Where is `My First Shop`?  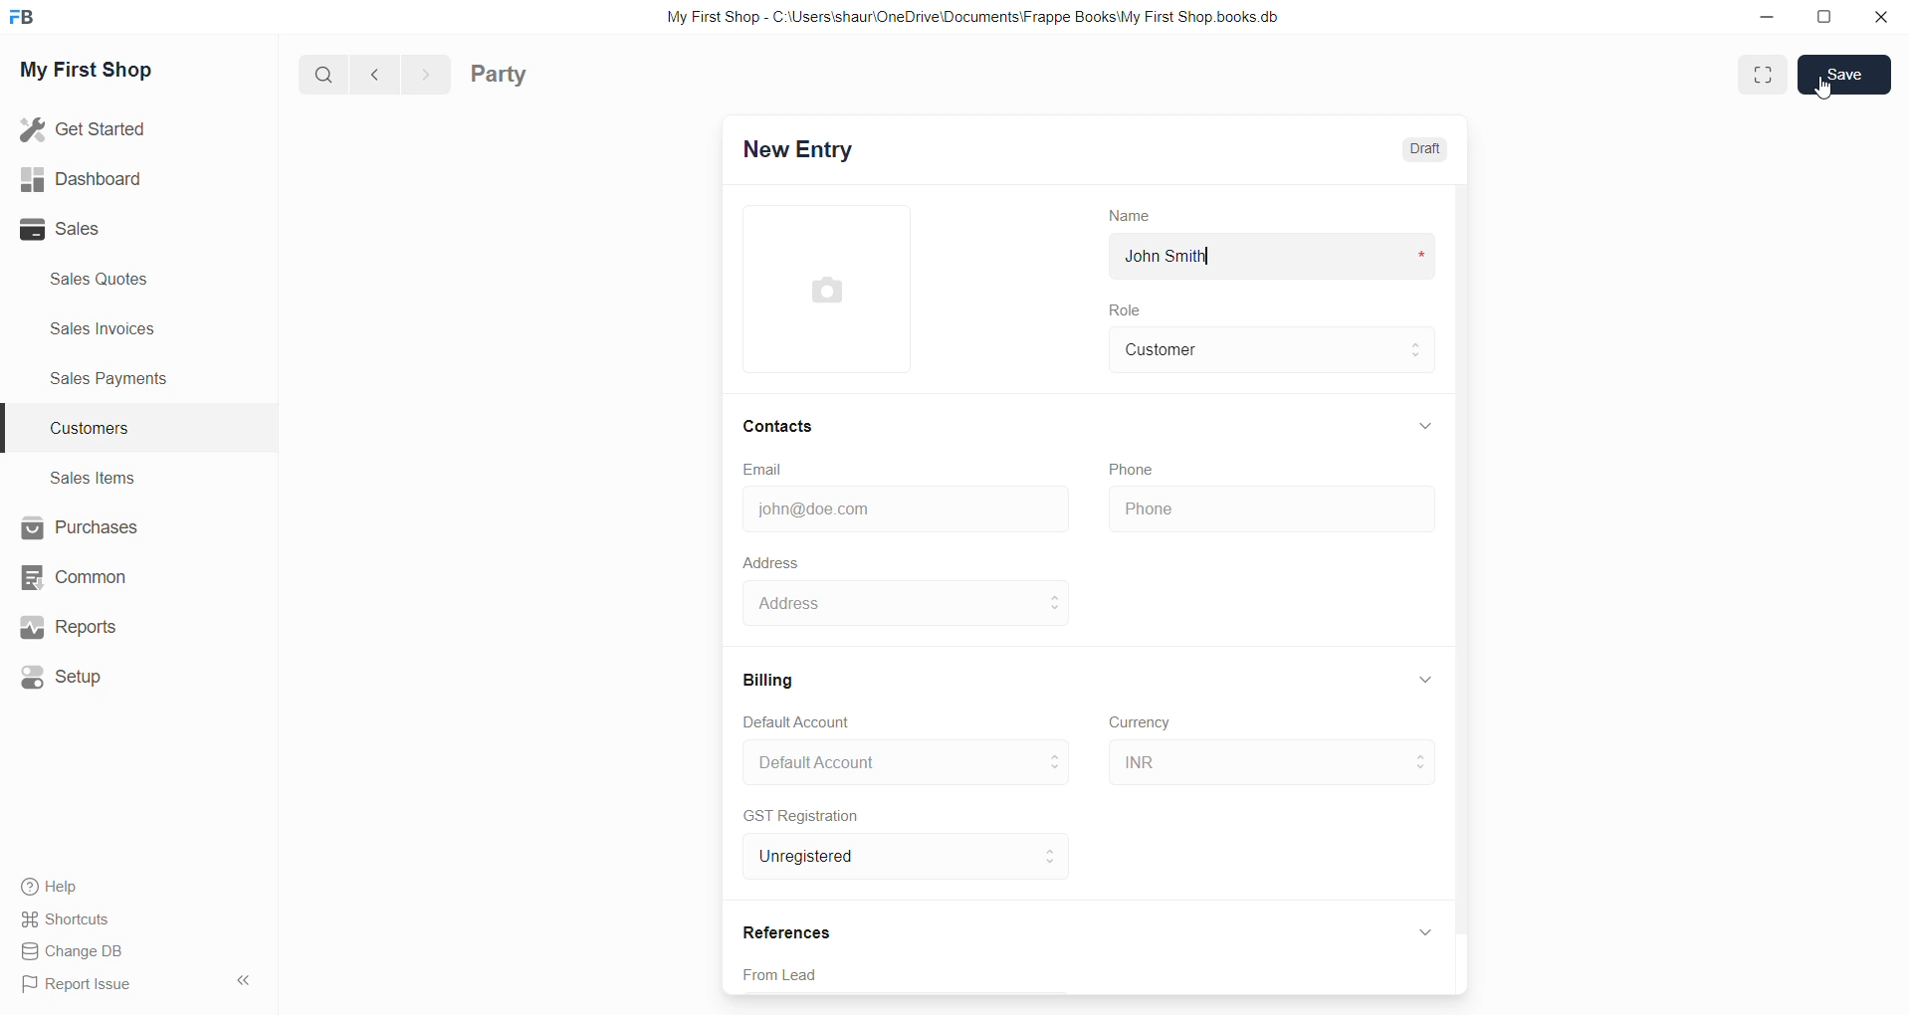
My First Shop is located at coordinates (109, 76).